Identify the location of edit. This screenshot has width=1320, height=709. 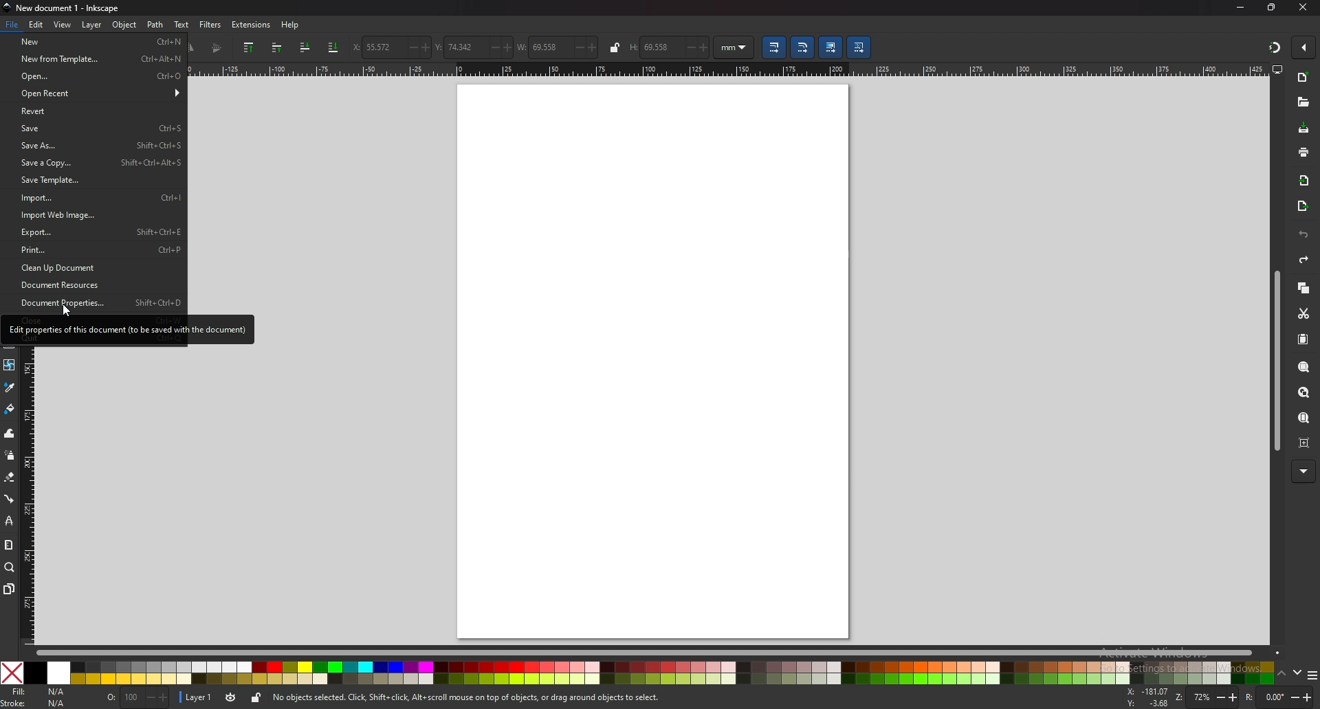
(35, 25).